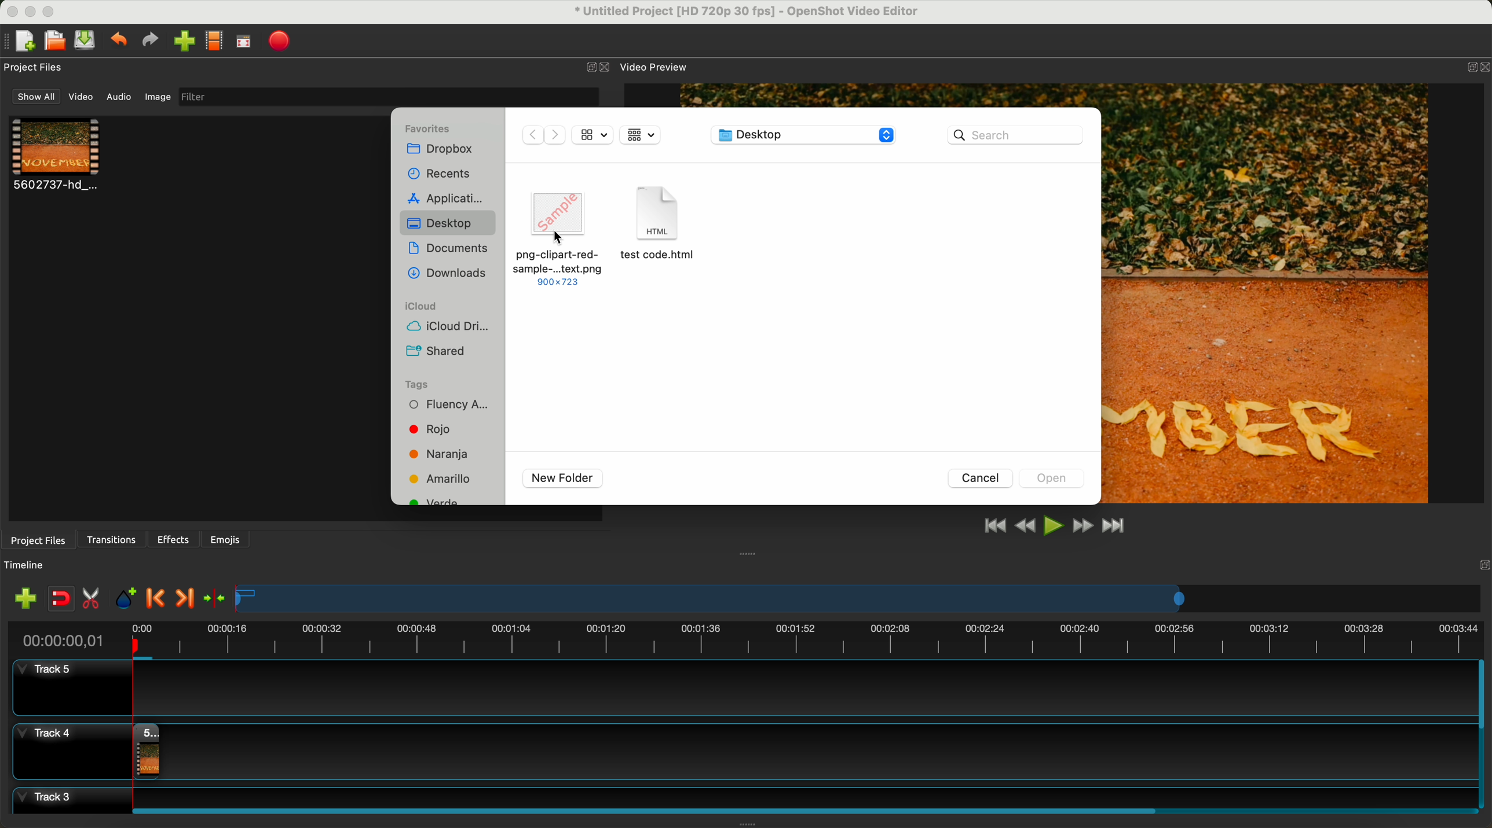  I want to click on jump to start, so click(995, 527).